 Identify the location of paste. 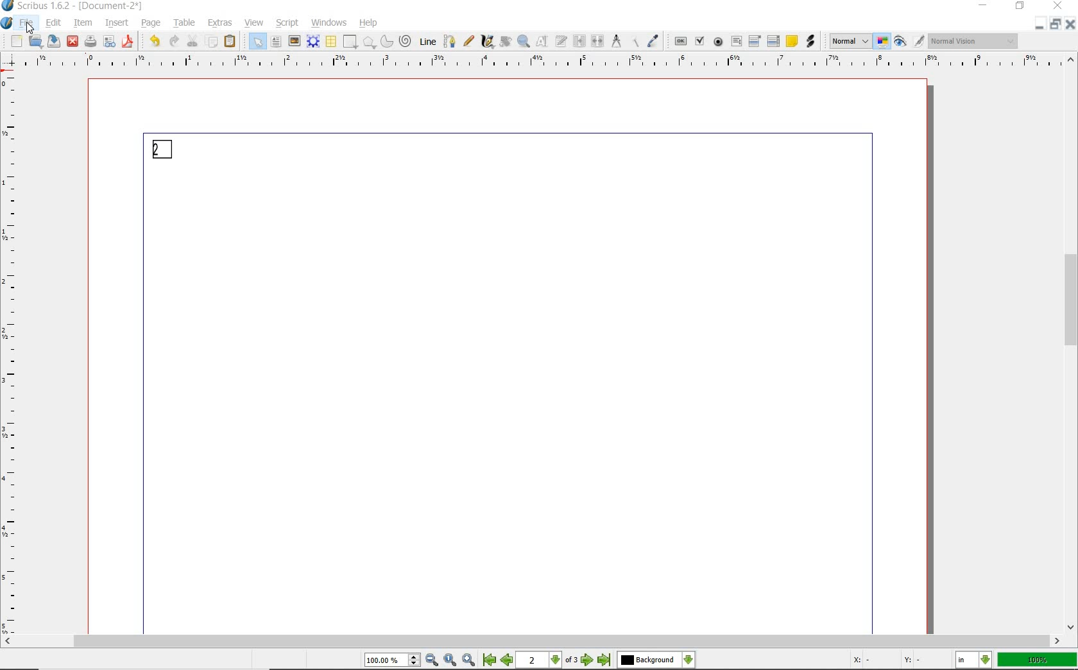
(230, 43).